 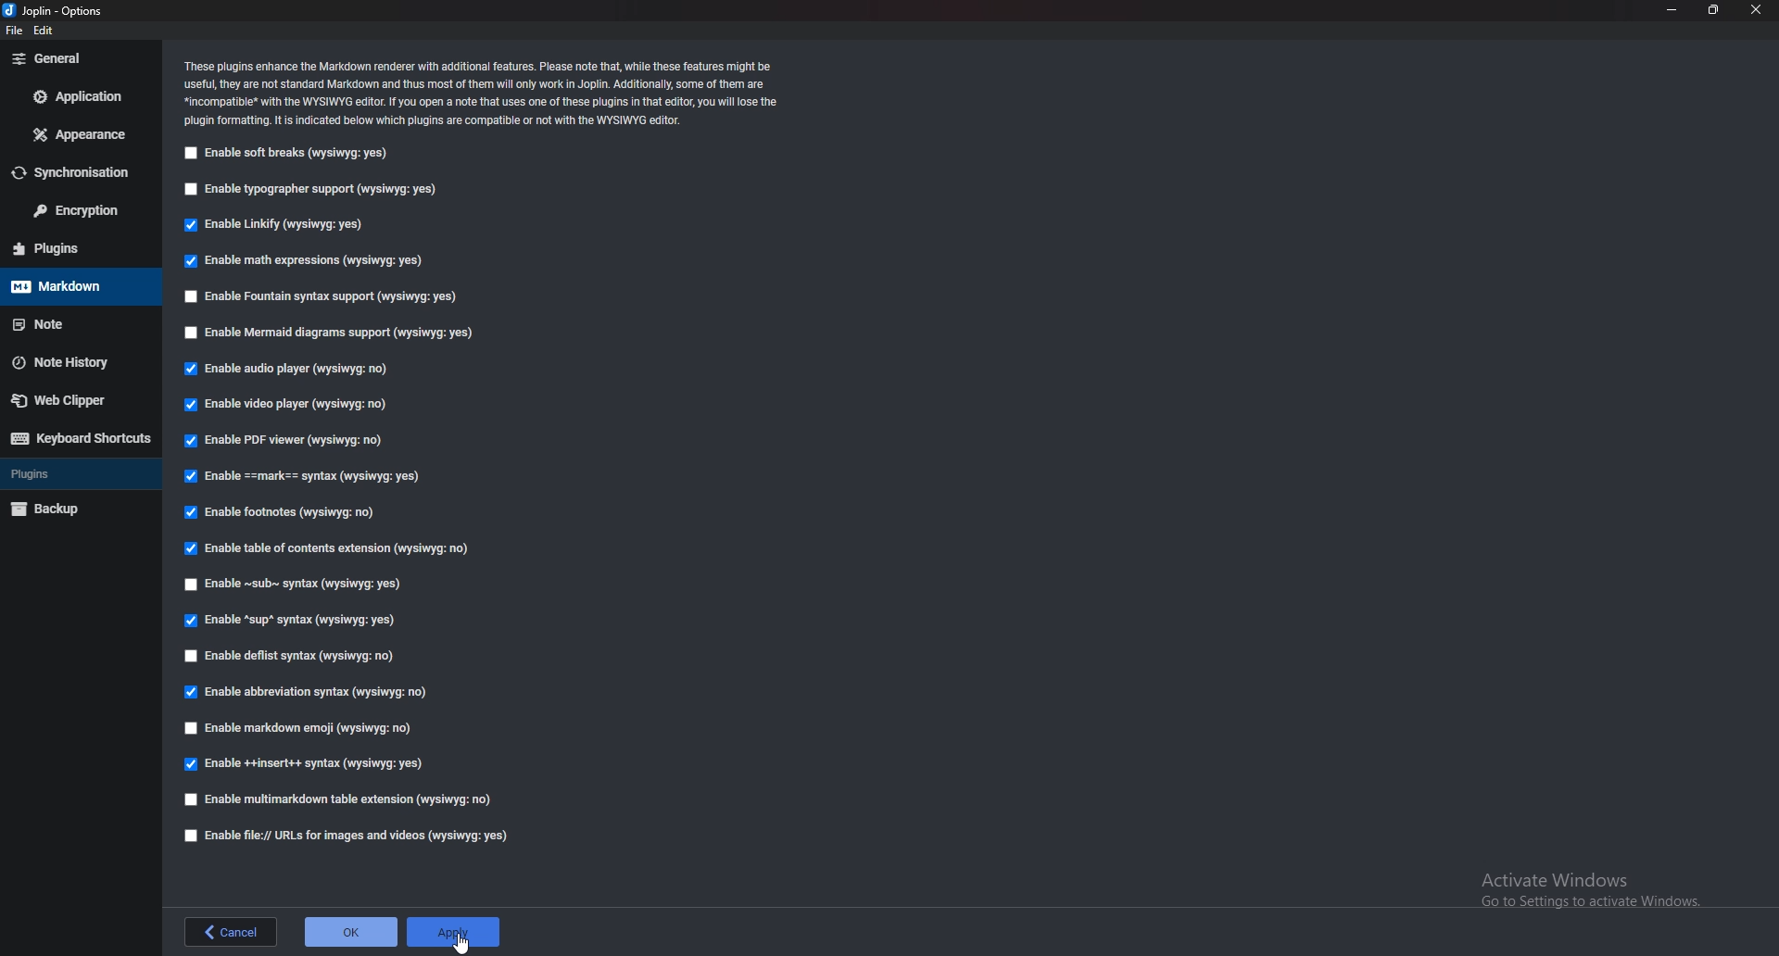 What do you see at coordinates (81, 211) in the screenshot?
I see `Encryption` at bounding box center [81, 211].